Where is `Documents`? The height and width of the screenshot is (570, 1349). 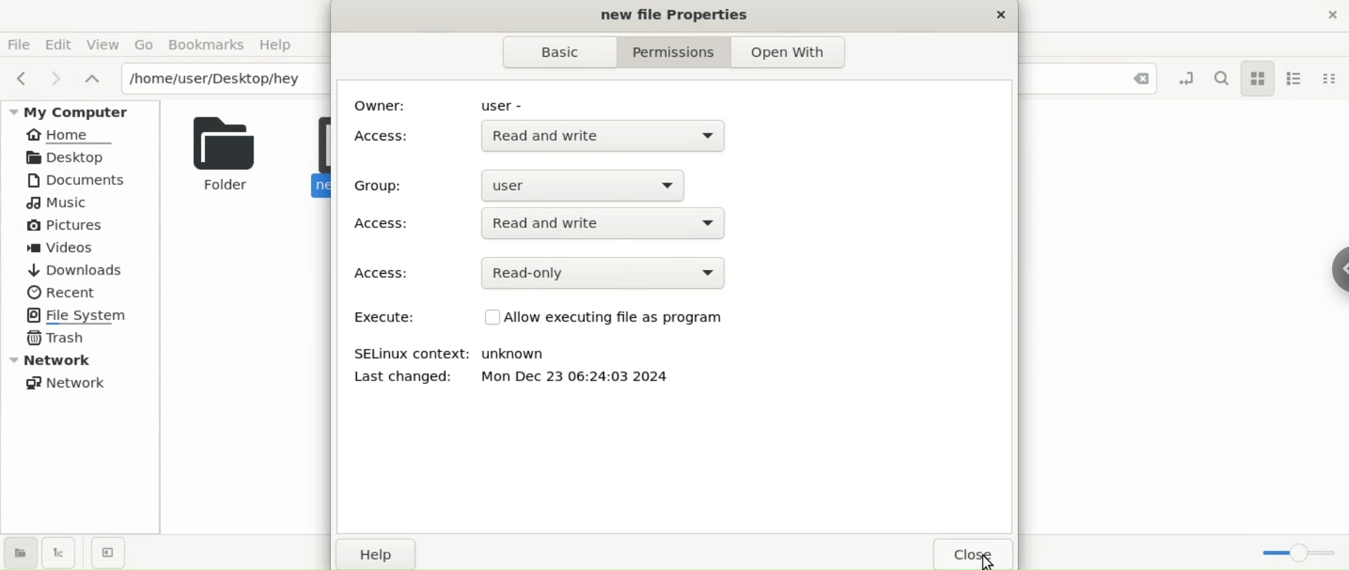
Documents is located at coordinates (83, 180).